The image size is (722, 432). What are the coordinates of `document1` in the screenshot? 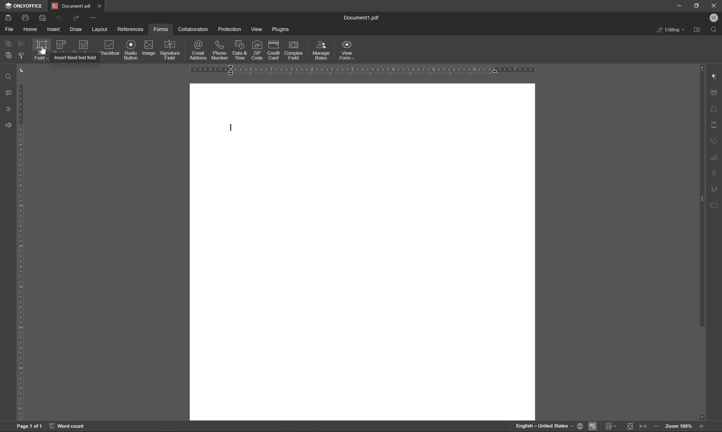 It's located at (74, 6).